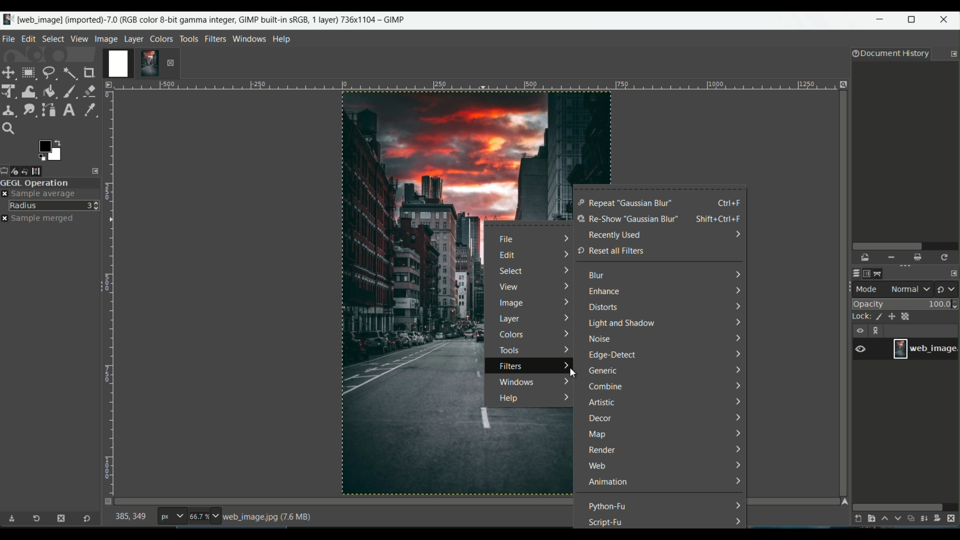  What do you see at coordinates (614, 235) in the screenshot?
I see `recently used` at bounding box center [614, 235].